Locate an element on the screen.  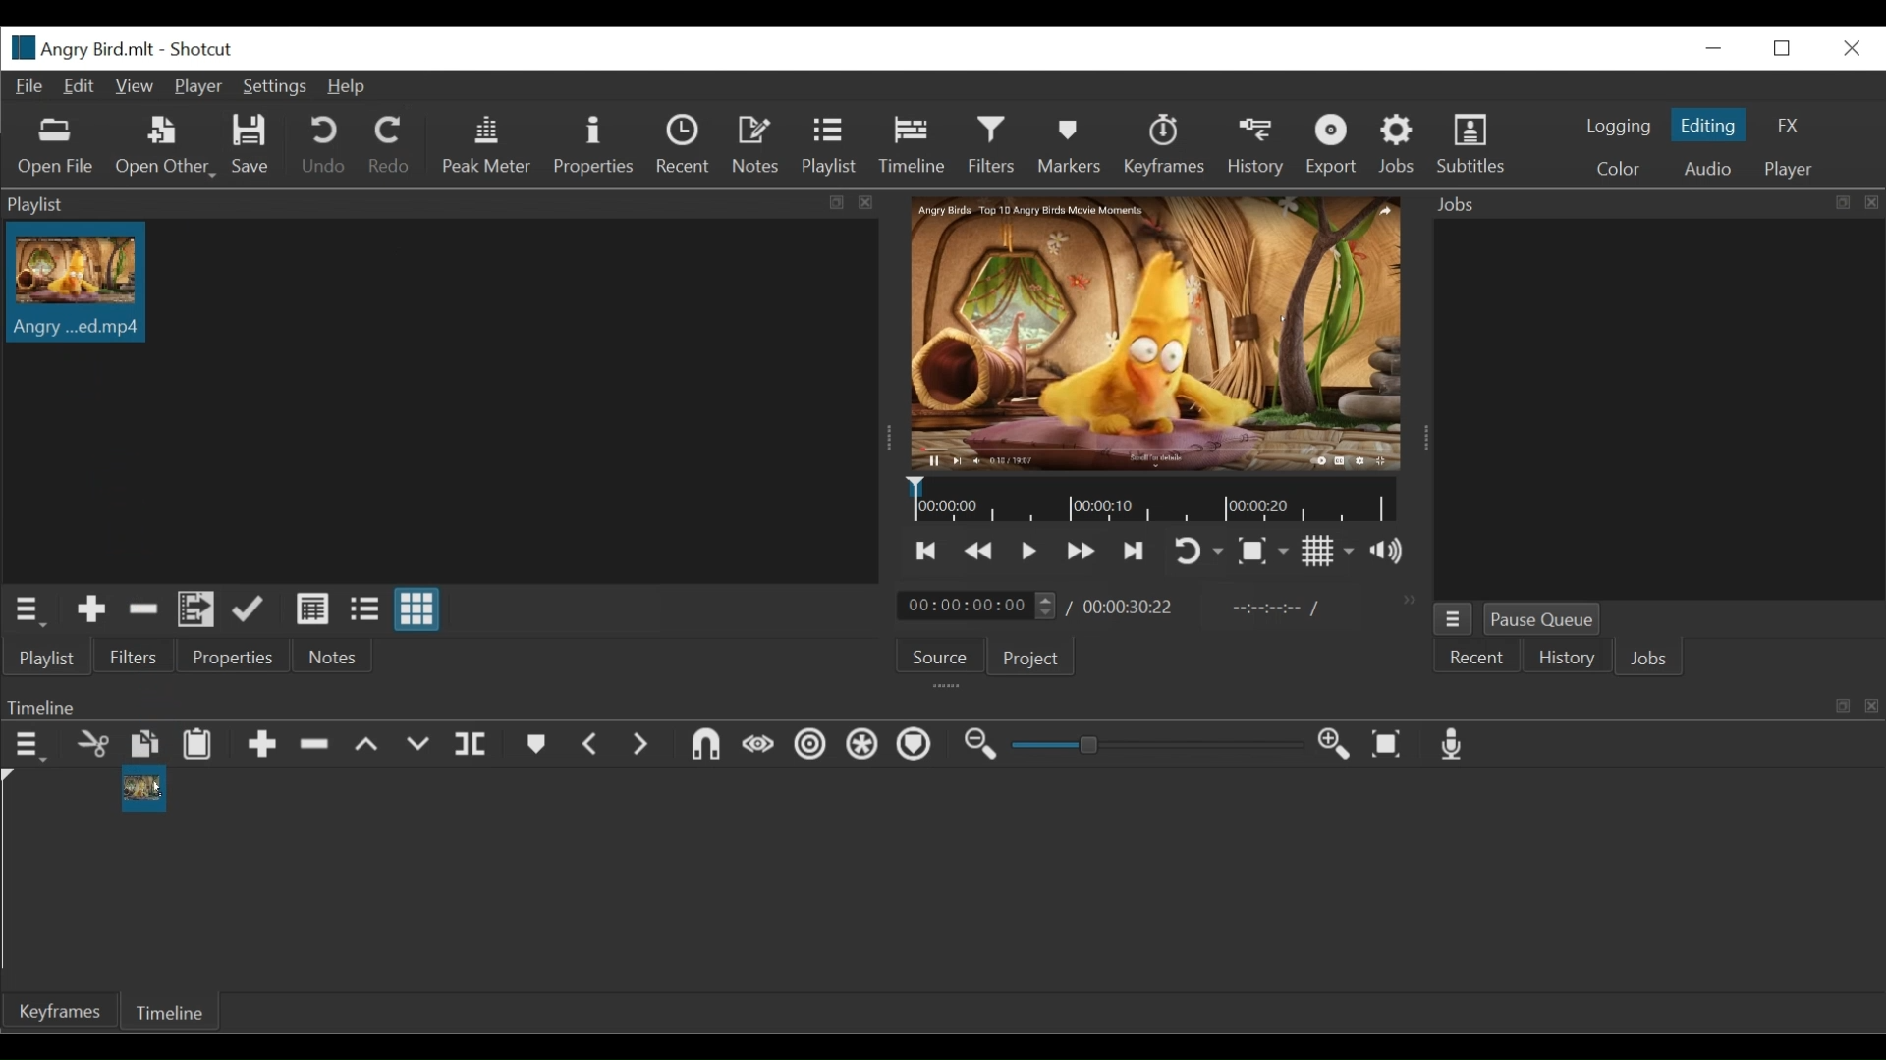
FX is located at coordinates (1787, 124).